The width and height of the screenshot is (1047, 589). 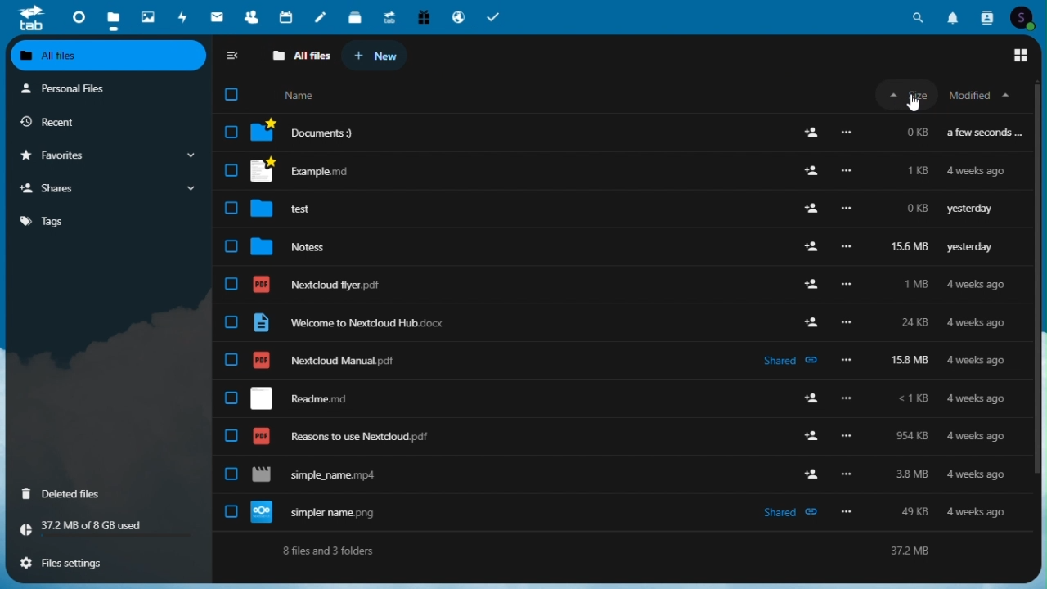 What do you see at coordinates (618, 326) in the screenshot?
I see `Welcome to Nextcloud Hub docx` at bounding box center [618, 326].